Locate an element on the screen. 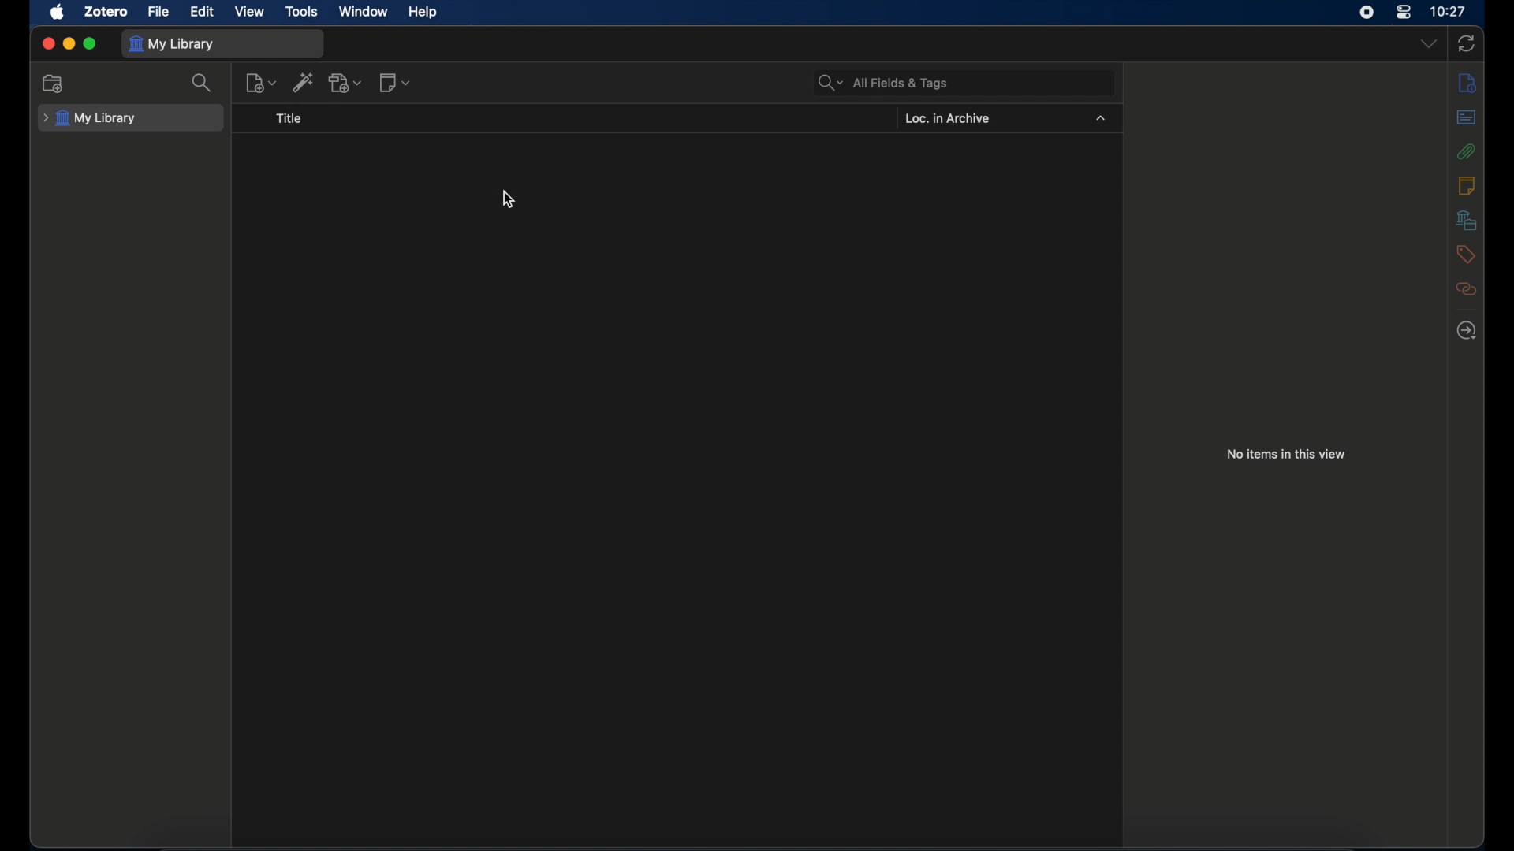  tools is located at coordinates (300, 12).